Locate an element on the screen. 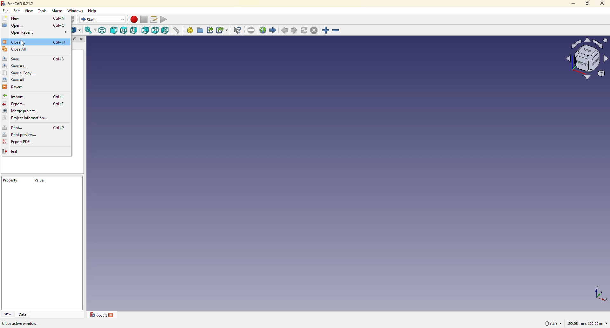 The width and height of the screenshot is (610, 328). ctrl+s is located at coordinates (59, 59).